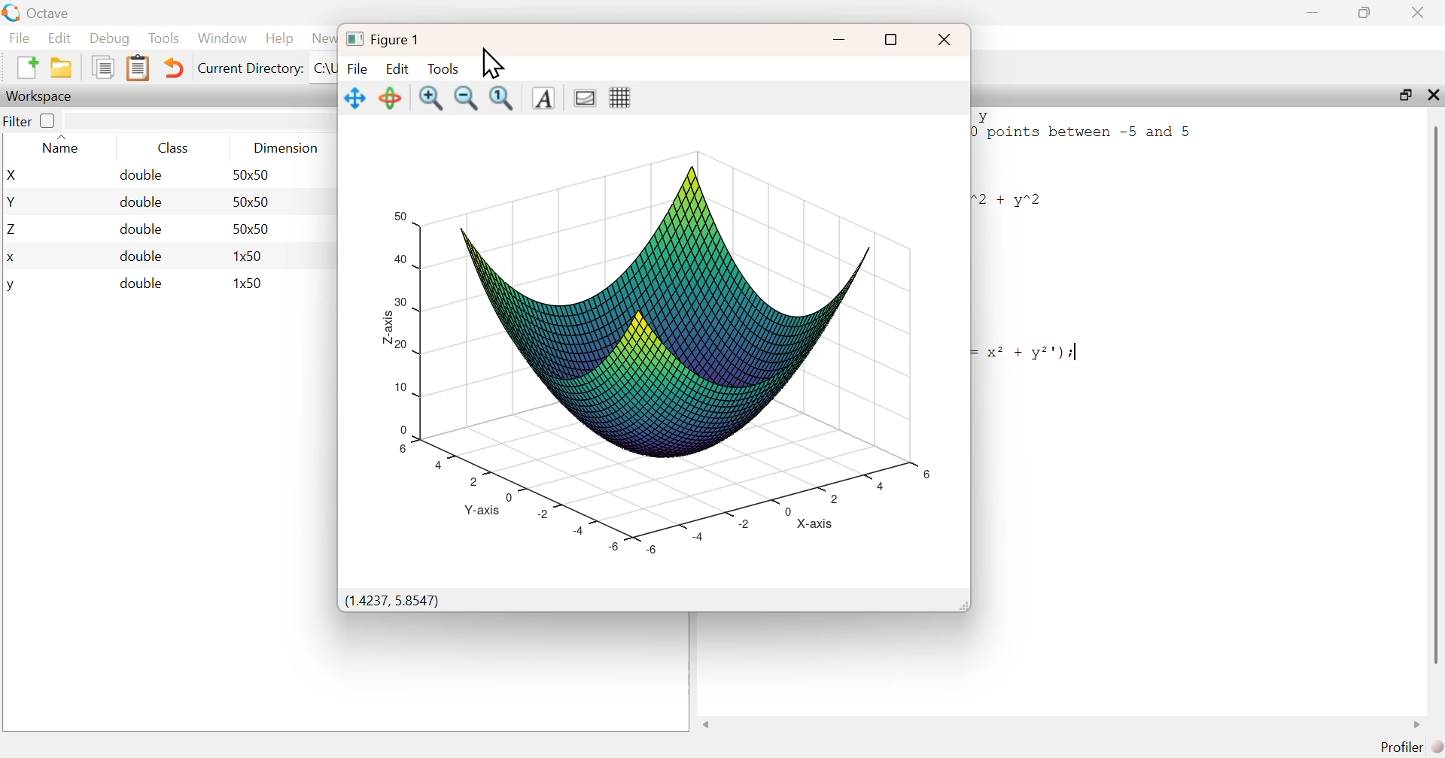 The image size is (1445, 758). I want to click on Dimension, so click(287, 148).